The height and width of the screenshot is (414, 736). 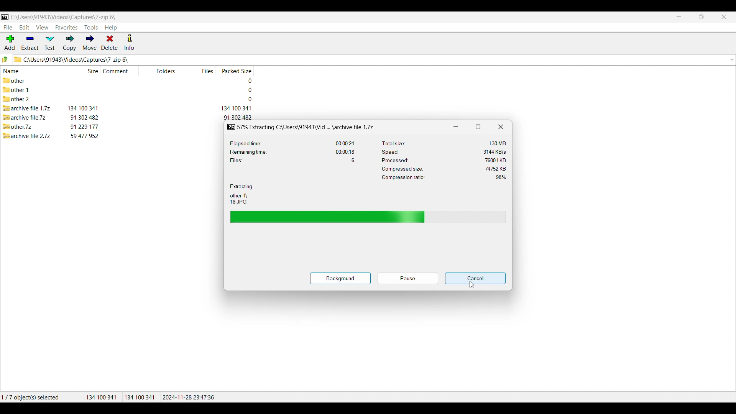 I want to click on Minimize, so click(x=679, y=17).